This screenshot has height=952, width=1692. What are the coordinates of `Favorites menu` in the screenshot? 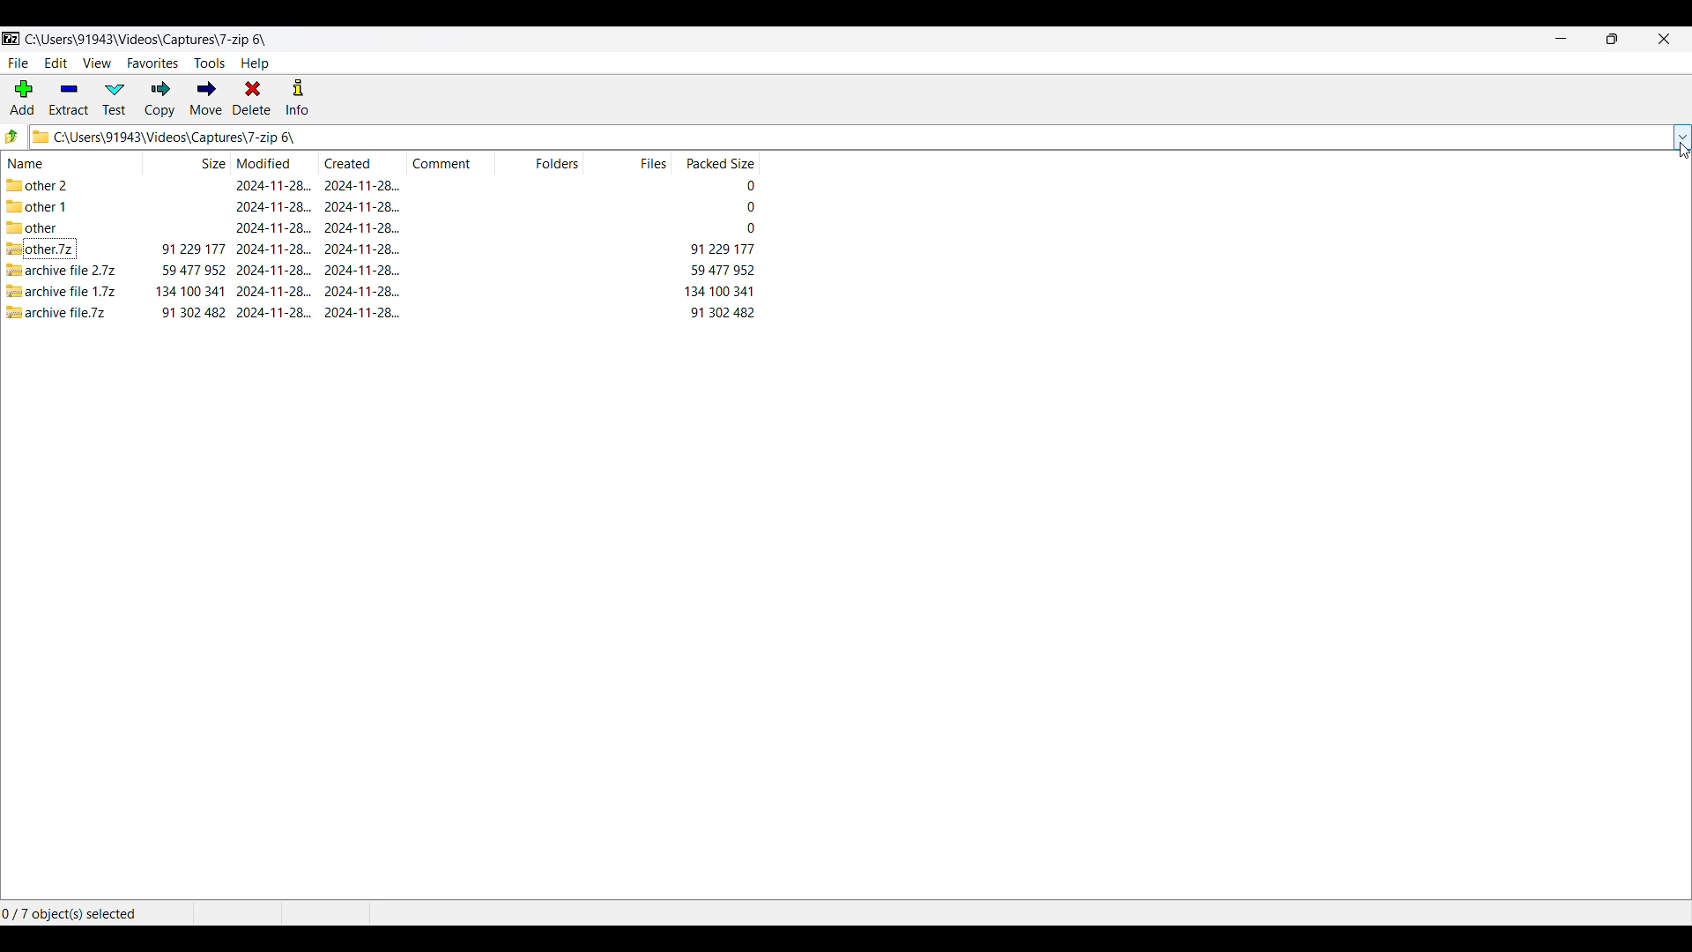 It's located at (152, 63).